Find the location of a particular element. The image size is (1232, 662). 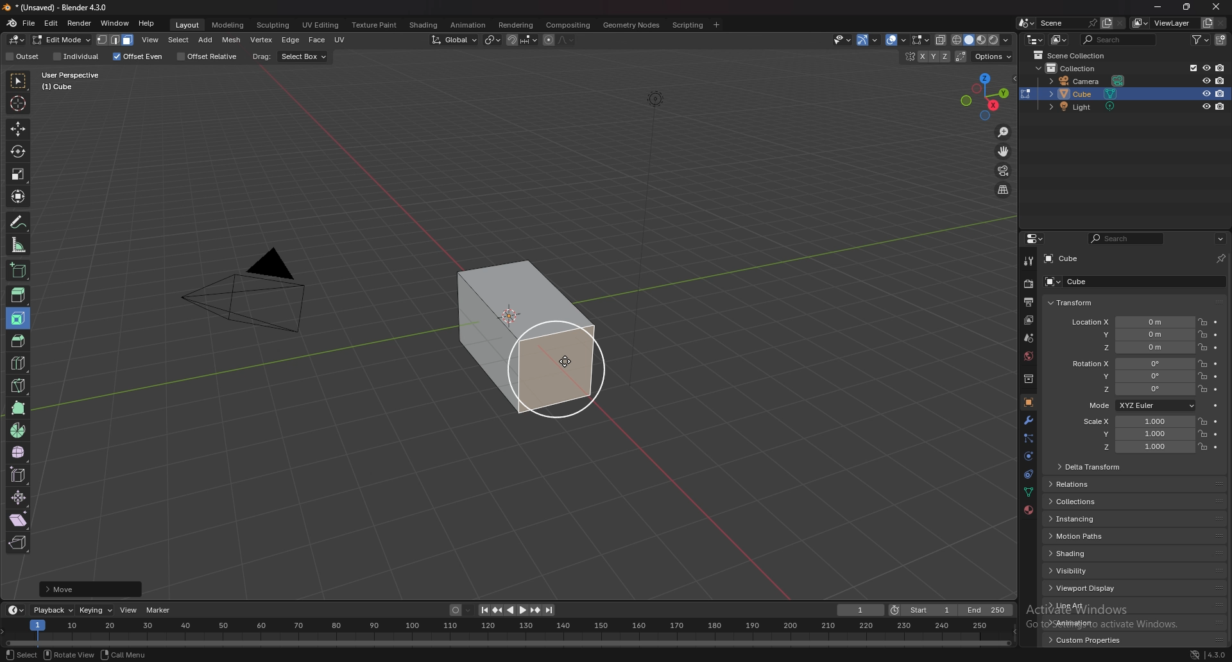

animate property is located at coordinates (1217, 389).